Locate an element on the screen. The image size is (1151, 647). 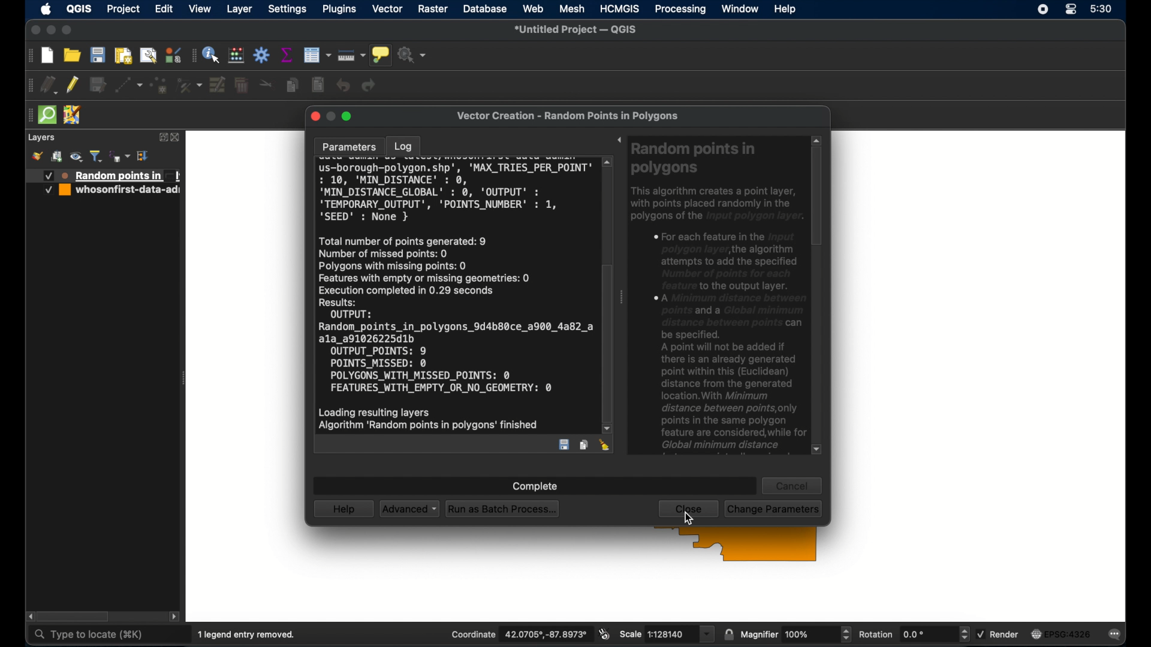
database is located at coordinates (485, 8).